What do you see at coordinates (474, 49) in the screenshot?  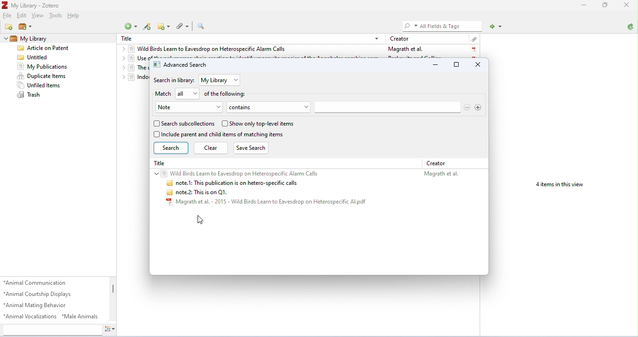 I see `pdf icon` at bounding box center [474, 49].